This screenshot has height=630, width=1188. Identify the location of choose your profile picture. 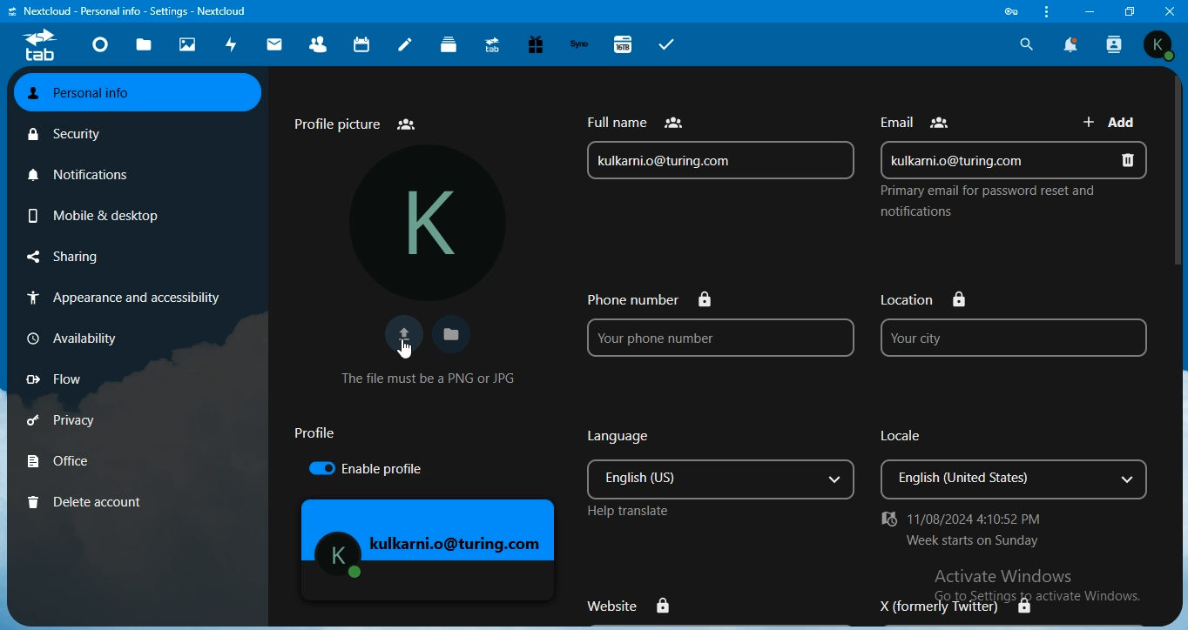
(459, 334).